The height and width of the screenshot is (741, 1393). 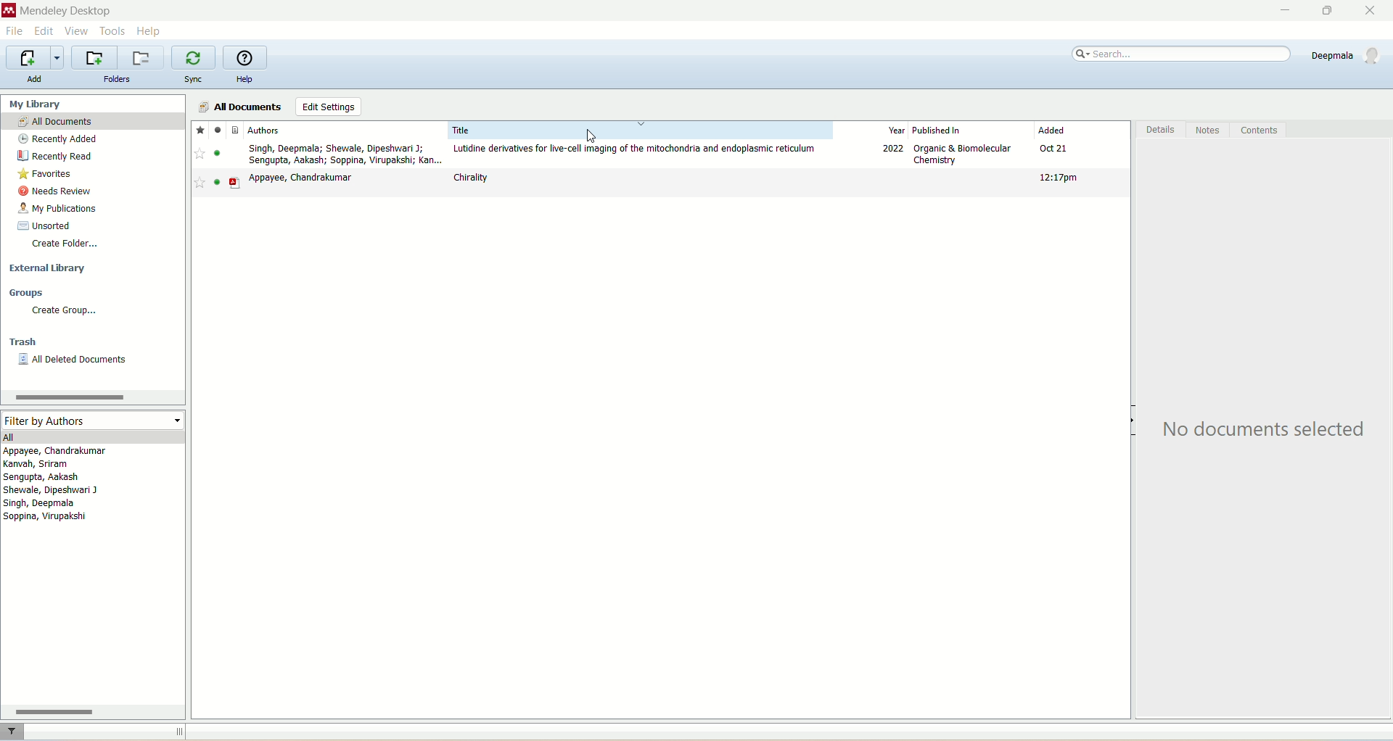 I want to click on authors, so click(x=60, y=487).